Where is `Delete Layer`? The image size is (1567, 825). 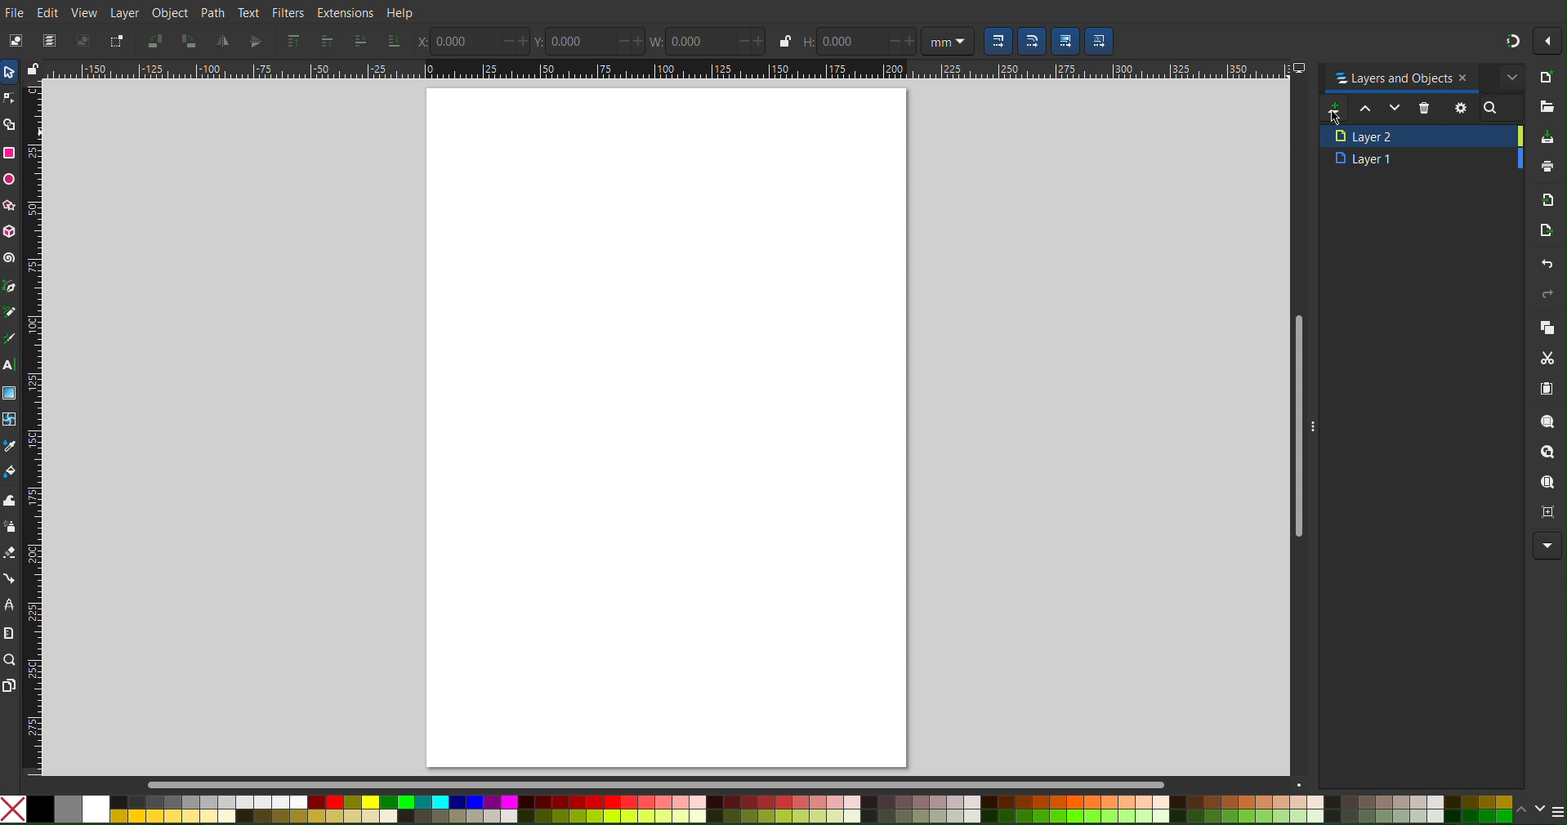
Delete Layer is located at coordinates (1426, 109).